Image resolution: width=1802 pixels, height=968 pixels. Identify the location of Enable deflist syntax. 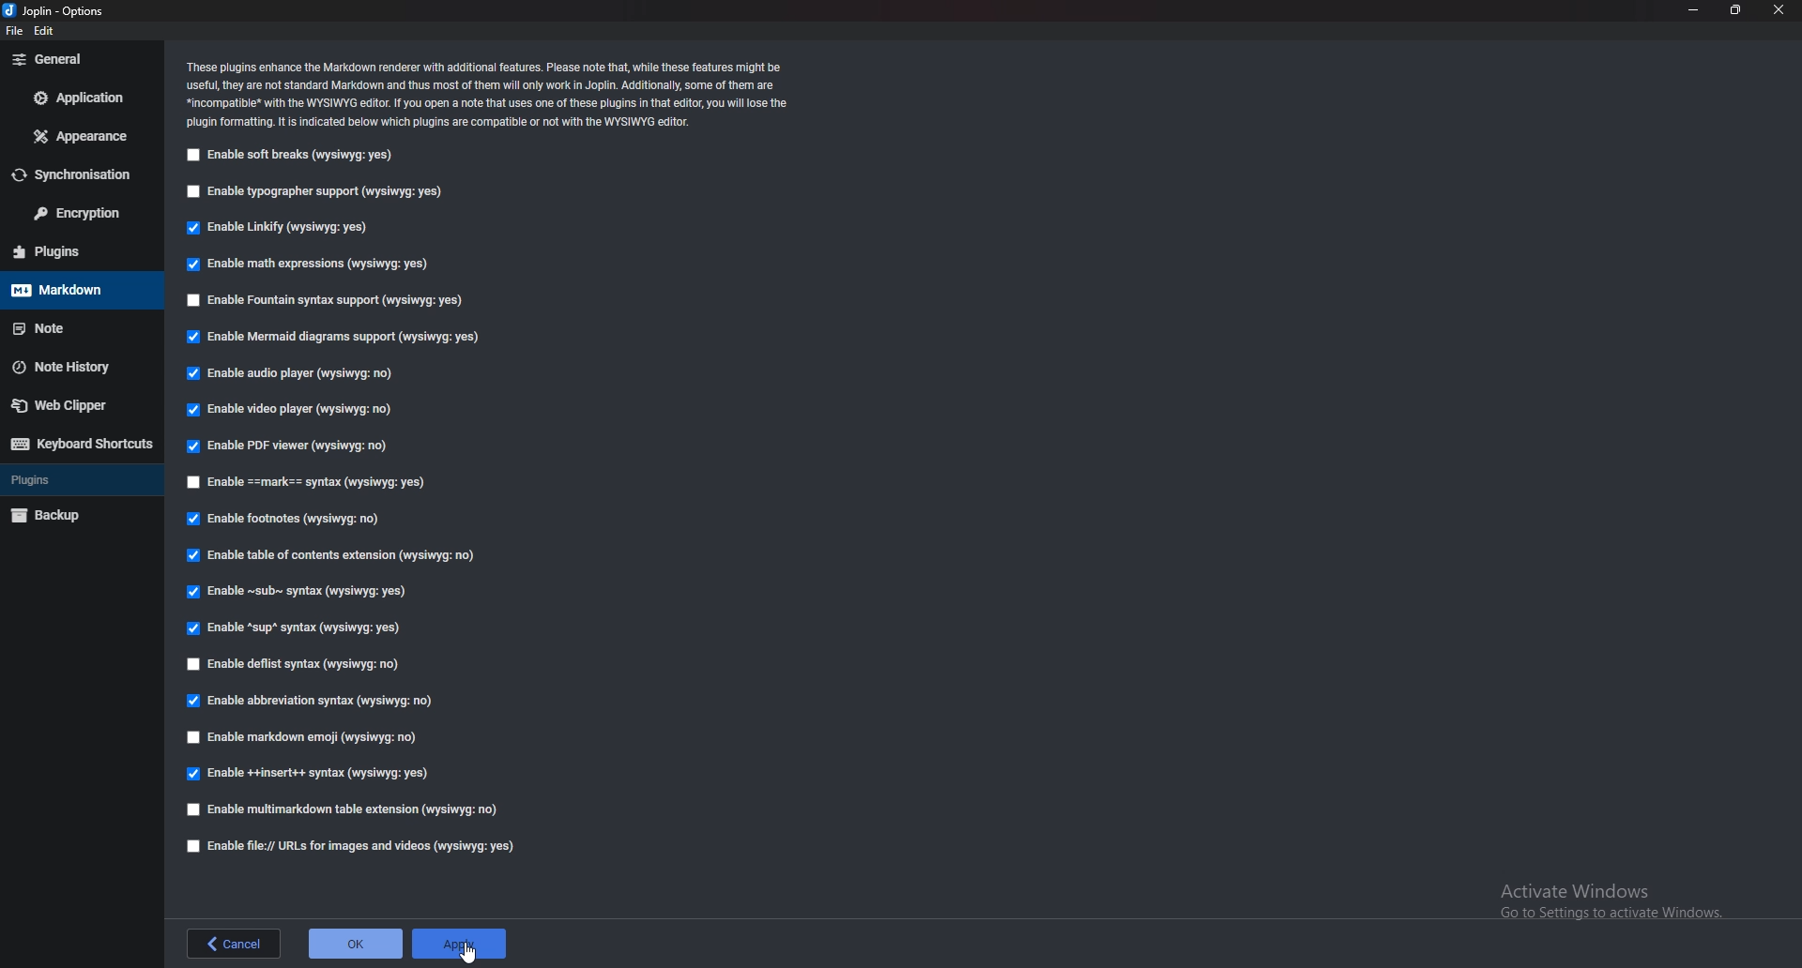
(296, 663).